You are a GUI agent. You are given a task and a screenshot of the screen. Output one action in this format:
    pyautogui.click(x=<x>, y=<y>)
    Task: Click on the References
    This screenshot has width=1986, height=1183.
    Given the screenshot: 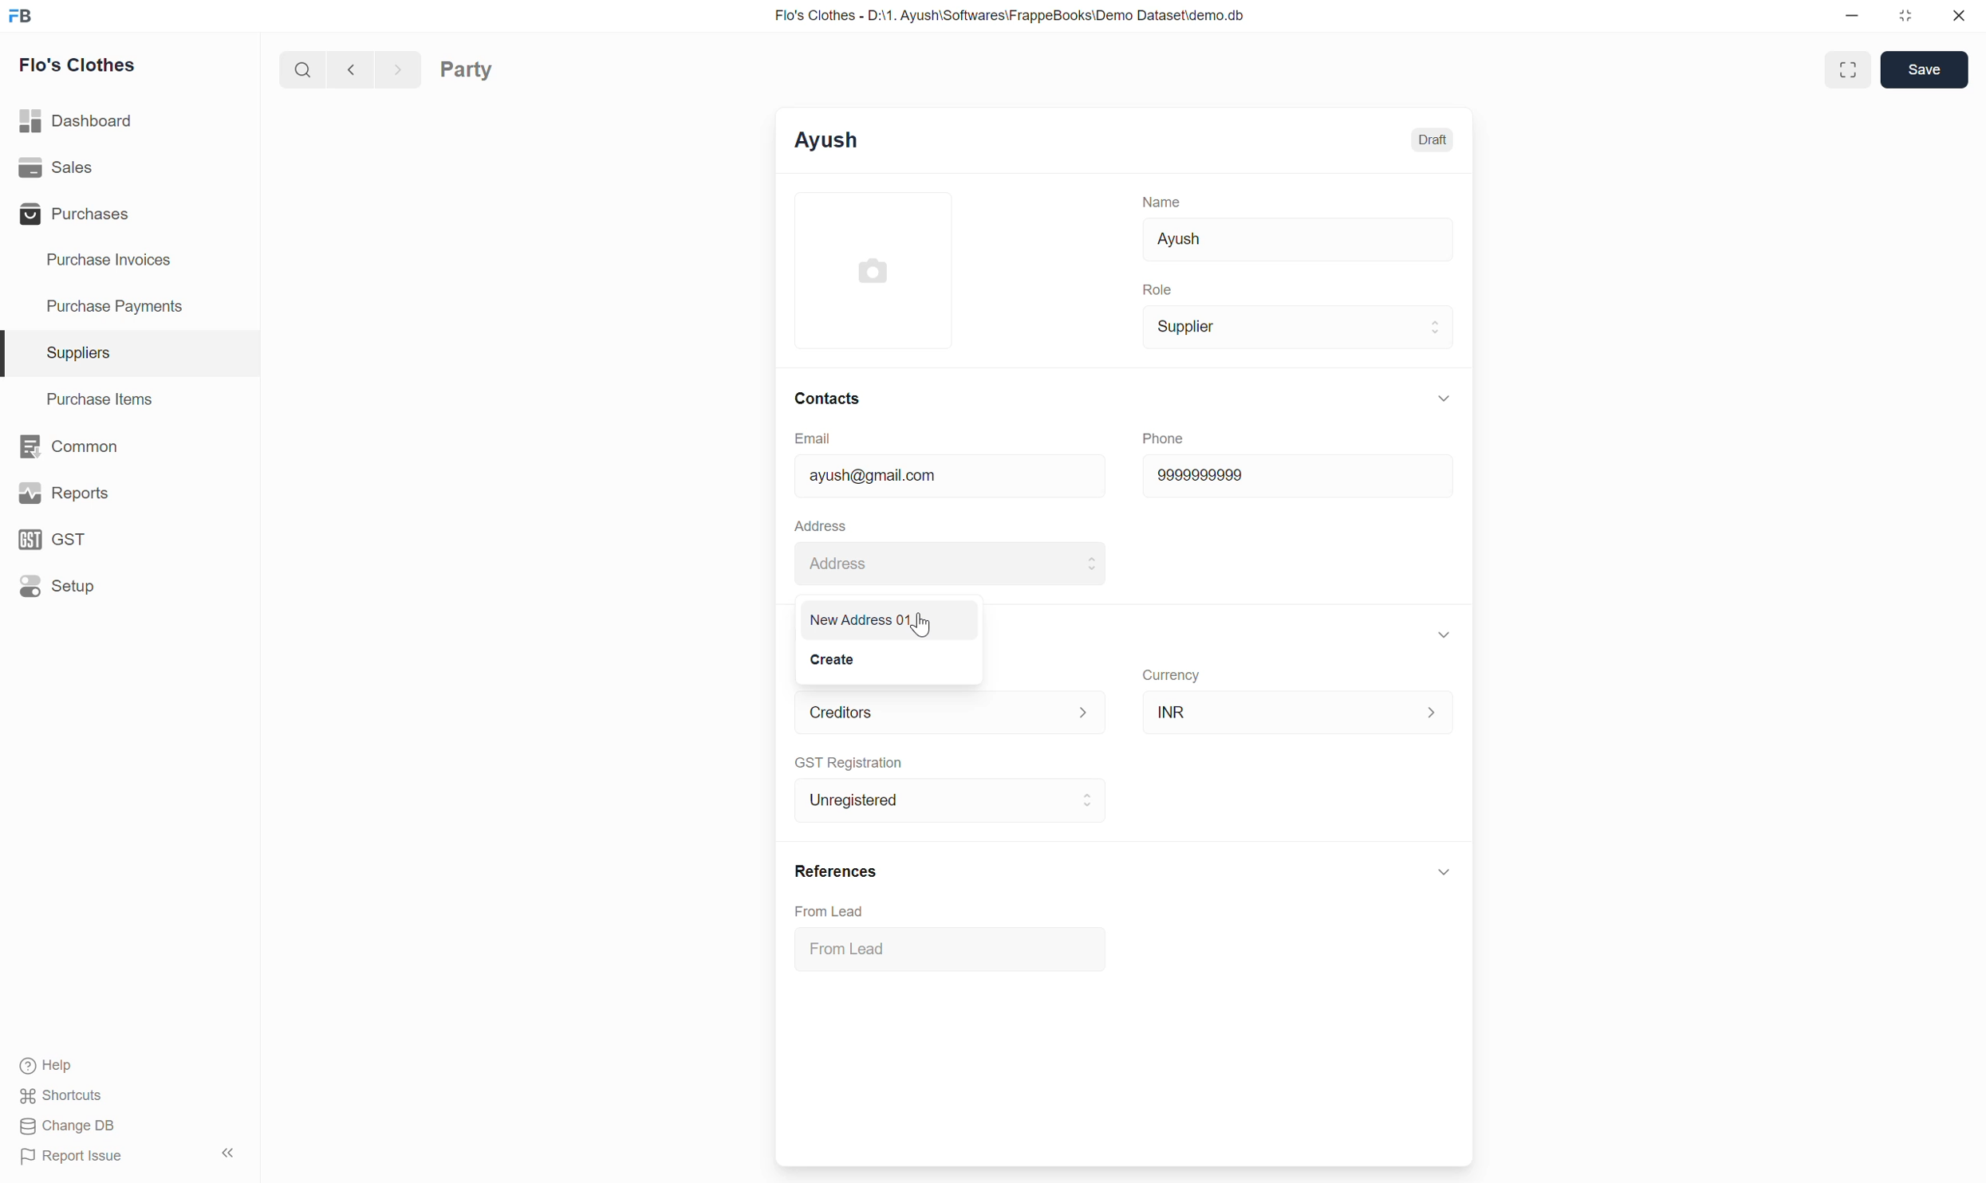 What is the action you would take?
    pyautogui.click(x=837, y=871)
    